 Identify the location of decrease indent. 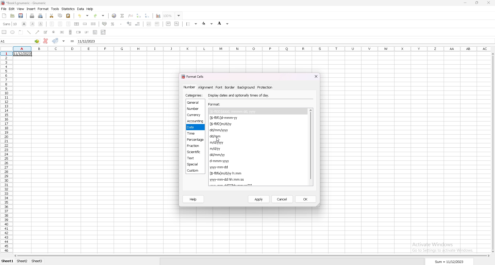
(149, 24).